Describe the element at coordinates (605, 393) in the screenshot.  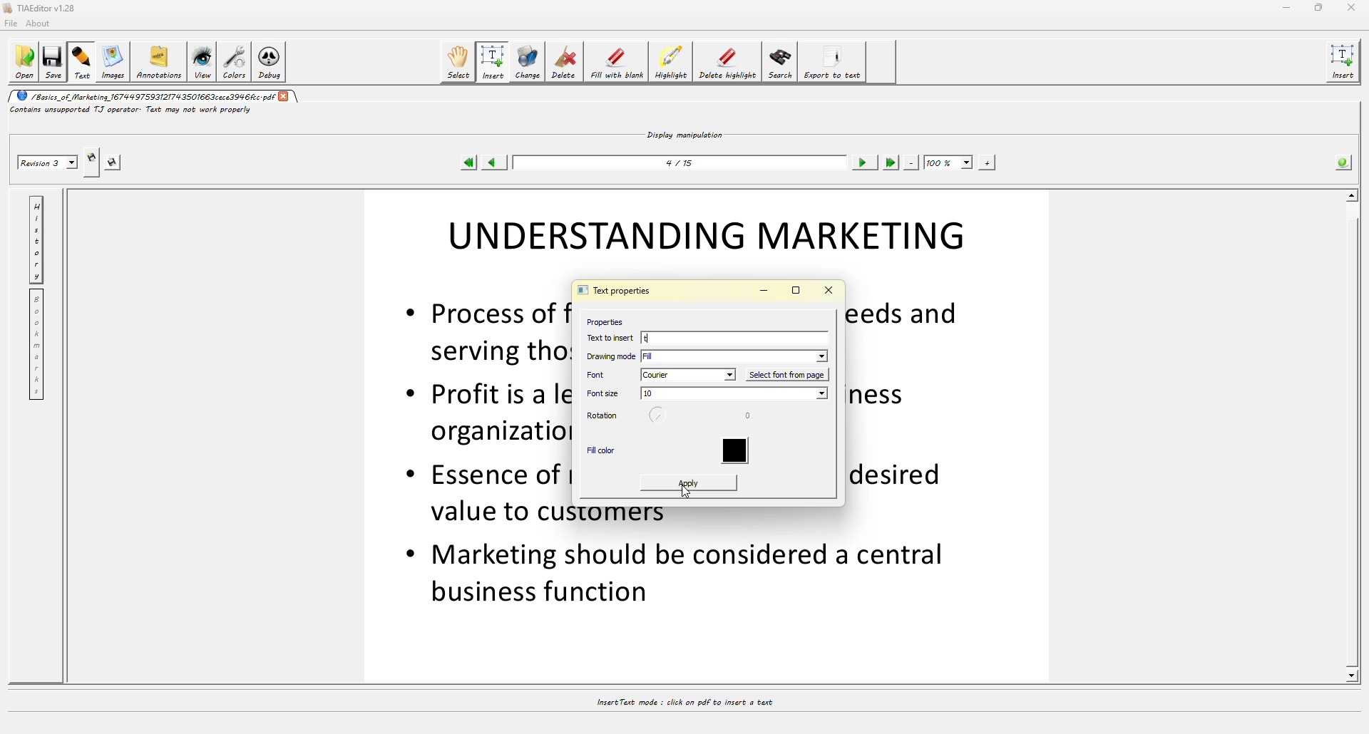
I see `font size` at that location.